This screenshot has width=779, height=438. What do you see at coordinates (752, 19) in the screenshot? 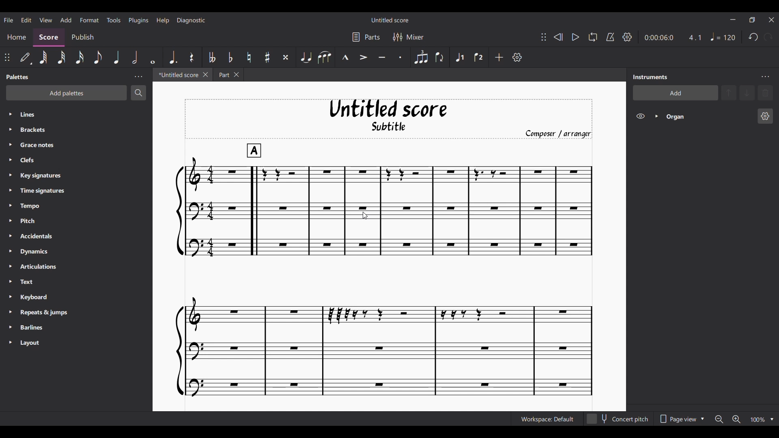
I see `Show interface in a smaller tab` at bounding box center [752, 19].